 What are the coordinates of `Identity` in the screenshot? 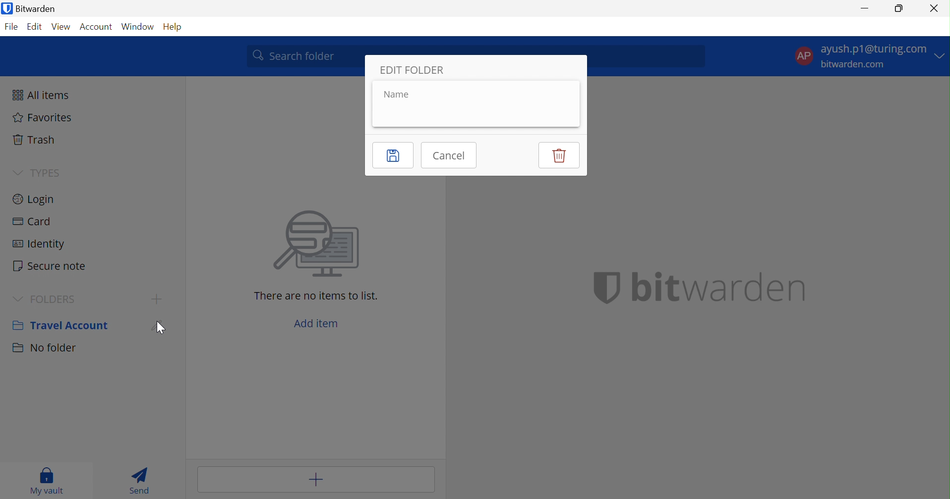 It's located at (41, 244).